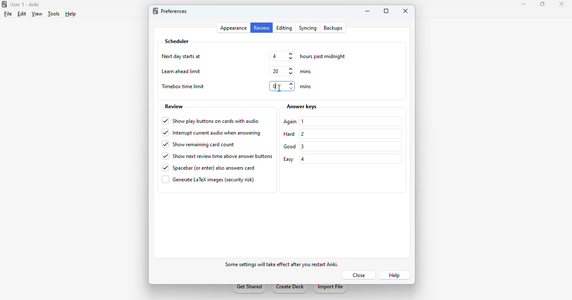 This screenshot has width=572, height=300. What do you see at coordinates (262, 28) in the screenshot?
I see `review` at bounding box center [262, 28].